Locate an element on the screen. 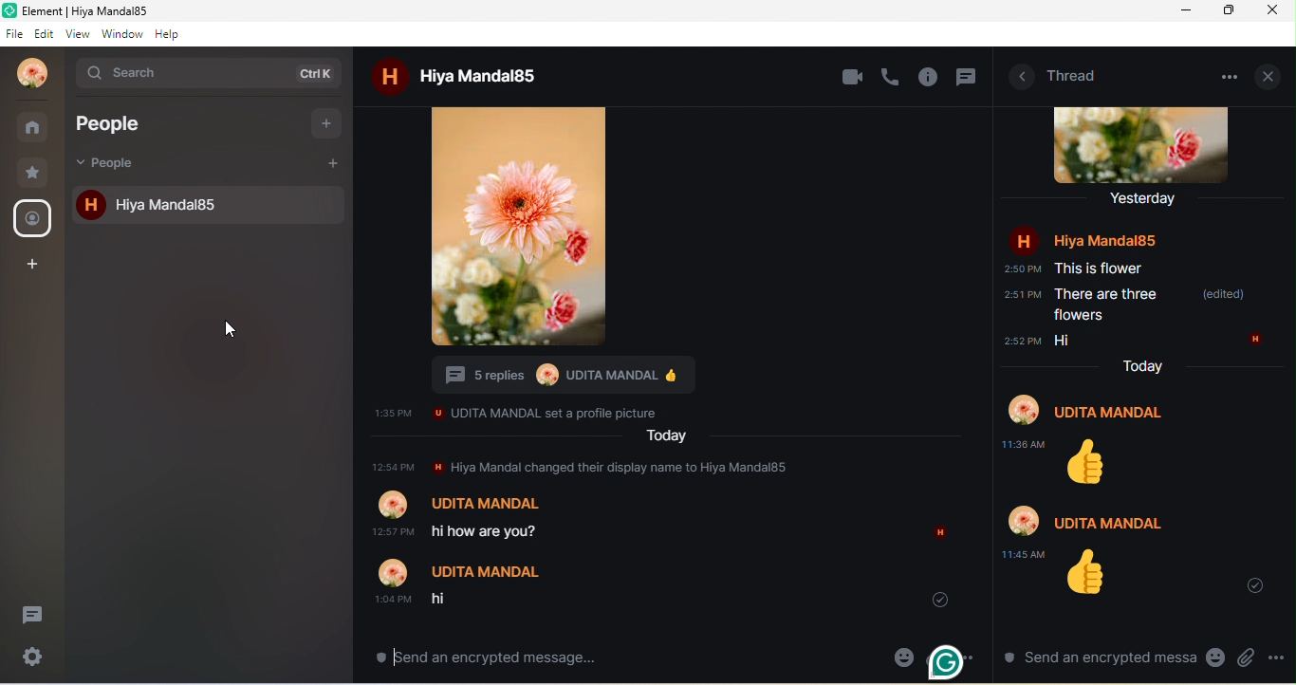 The width and height of the screenshot is (1296, 685). Profile picture is located at coordinates (394, 572).